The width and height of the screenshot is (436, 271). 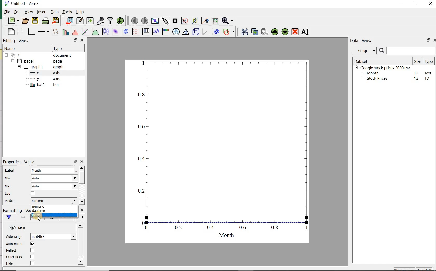 What do you see at coordinates (285, 32) in the screenshot?
I see `move the selected widget down` at bounding box center [285, 32].